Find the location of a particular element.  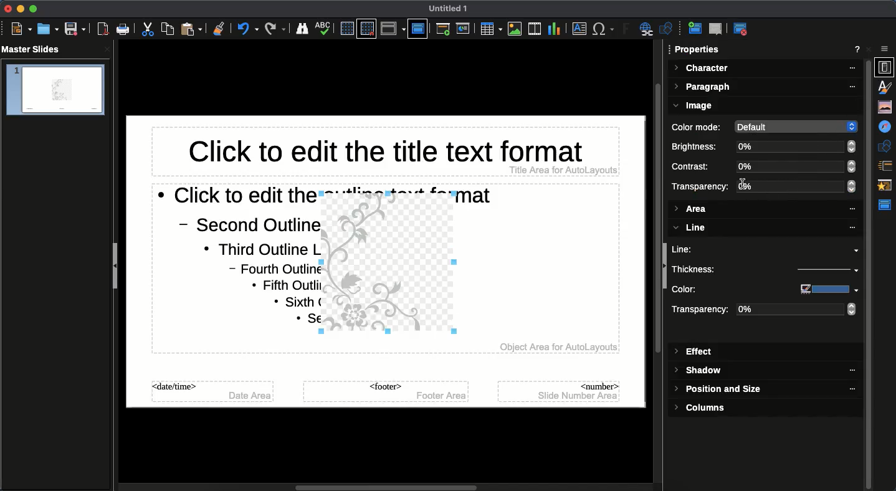

options is located at coordinates (885, 49).